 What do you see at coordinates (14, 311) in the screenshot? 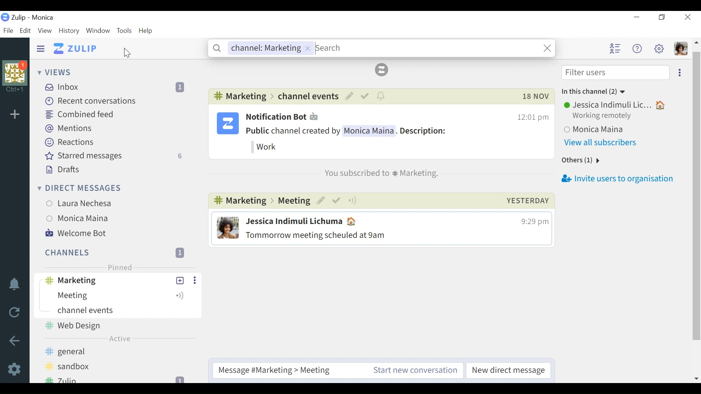
I see `Reload` at bounding box center [14, 311].